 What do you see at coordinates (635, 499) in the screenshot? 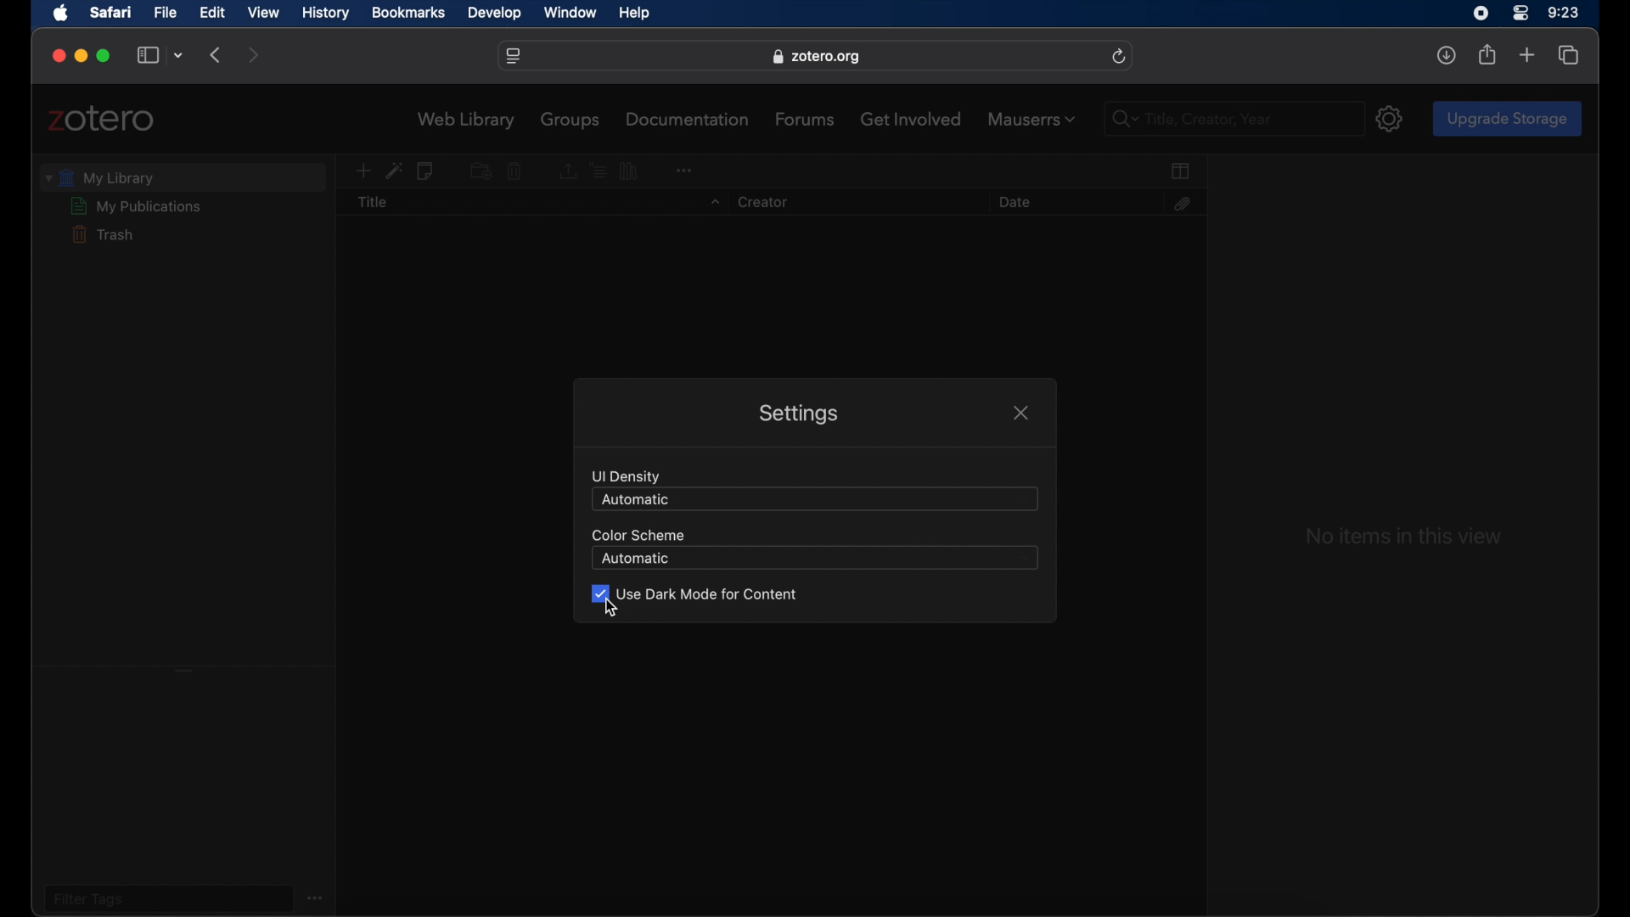
I see `automatic` at bounding box center [635, 499].